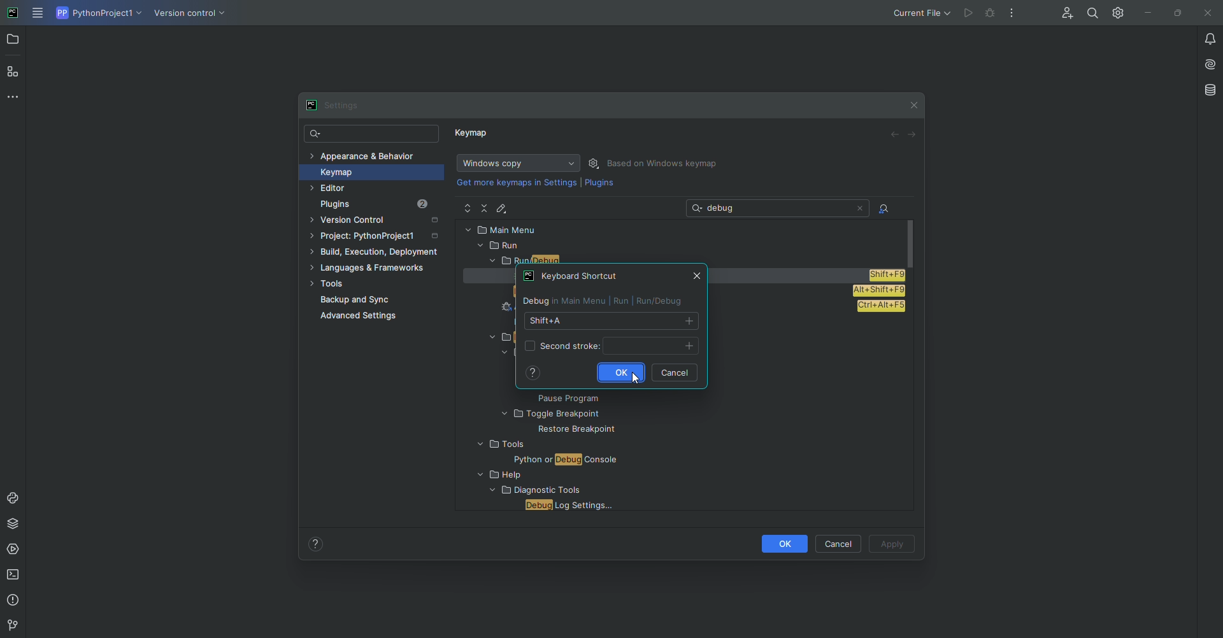  Describe the element at coordinates (609, 345) in the screenshot. I see `Second stroke` at that location.